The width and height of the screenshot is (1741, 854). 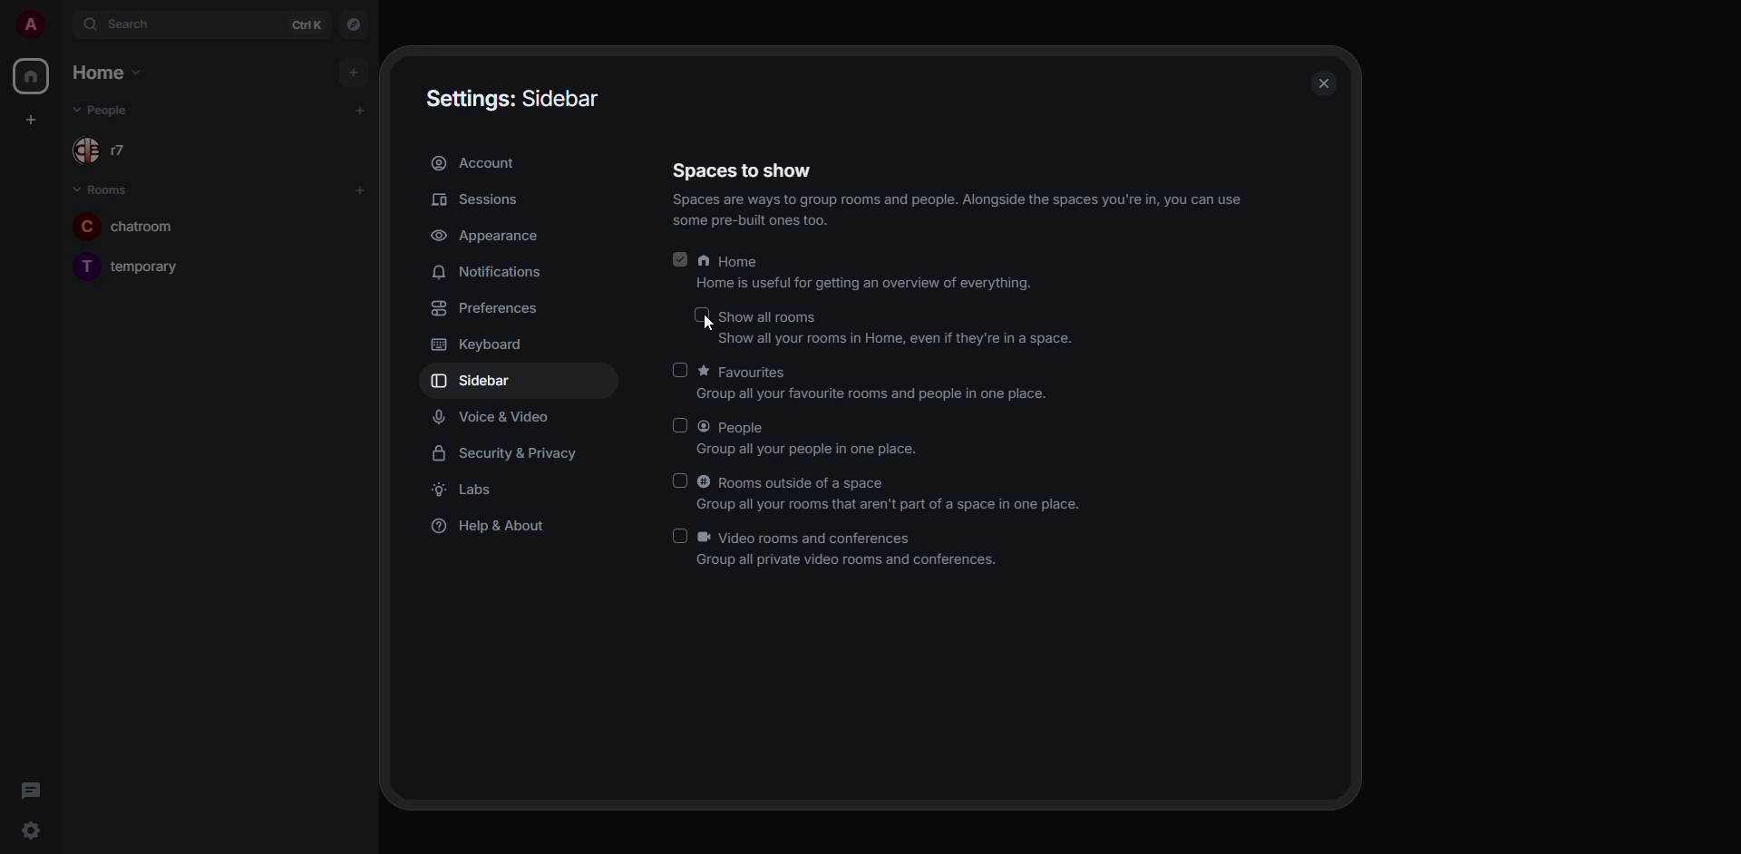 What do you see at coordinates (363, 111) in the screenshot?
I see `add` at bounding box center [363, 111].